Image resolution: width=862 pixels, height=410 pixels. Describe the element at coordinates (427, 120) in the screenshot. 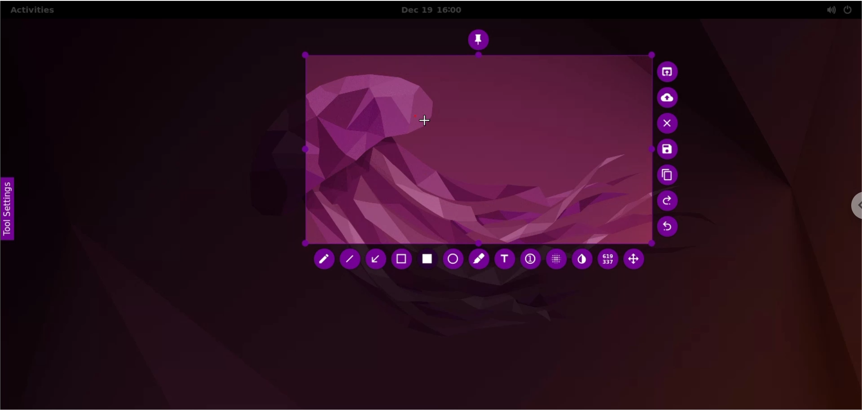

I see `cursor` at that location.